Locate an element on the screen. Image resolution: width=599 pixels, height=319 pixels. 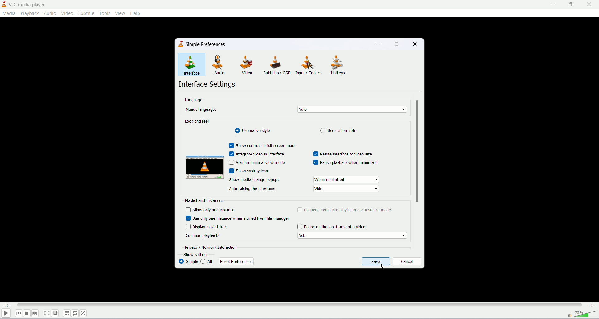
pause playback when minimized is located at coordinates (348, 163).